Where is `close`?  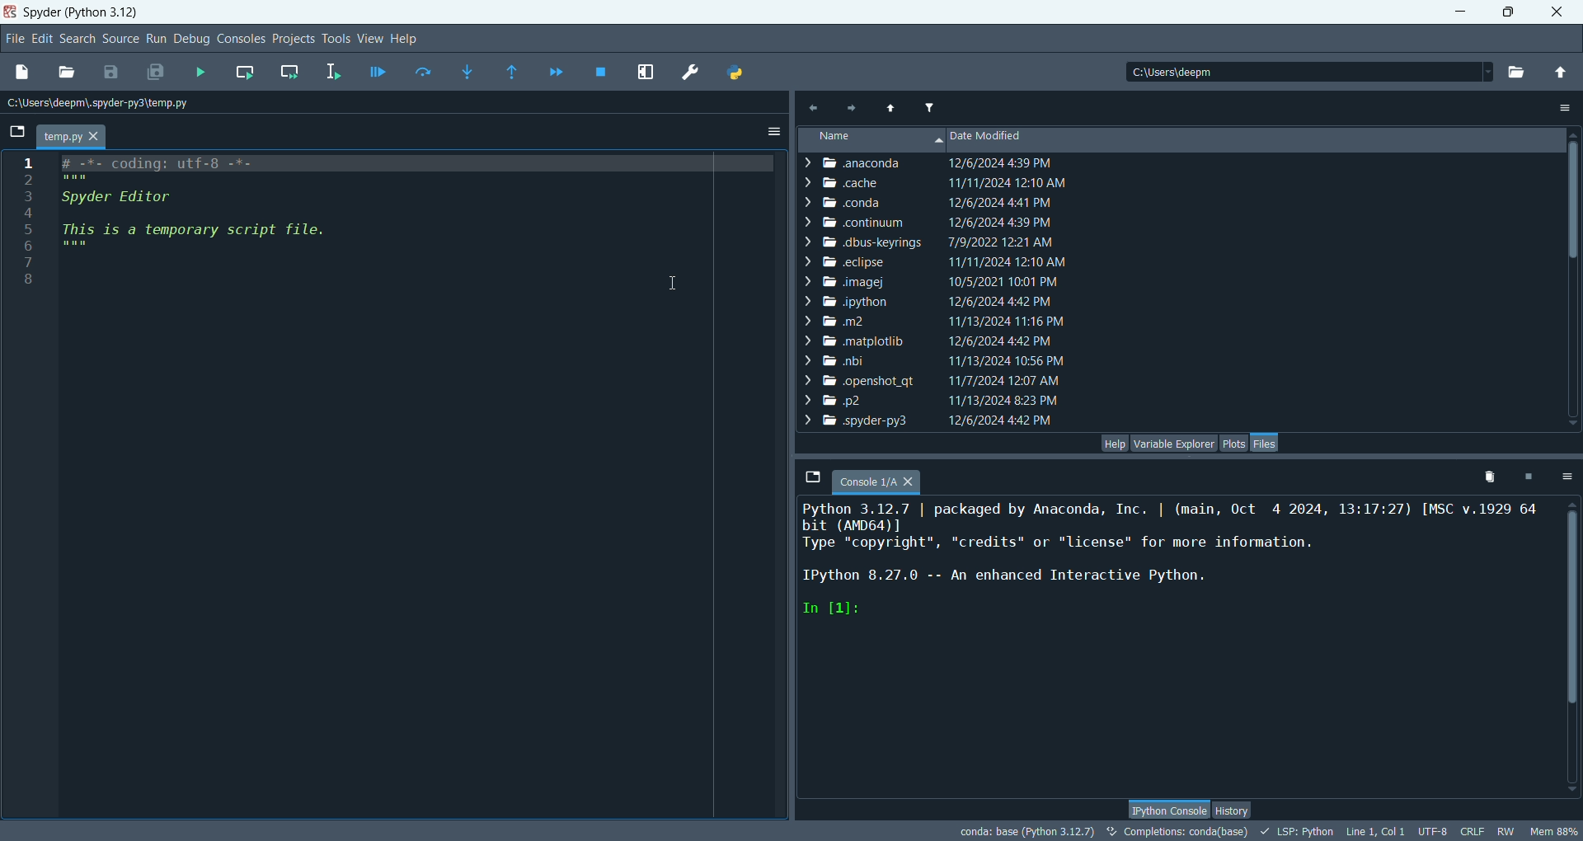 close is located at coordinates (1556, 15).